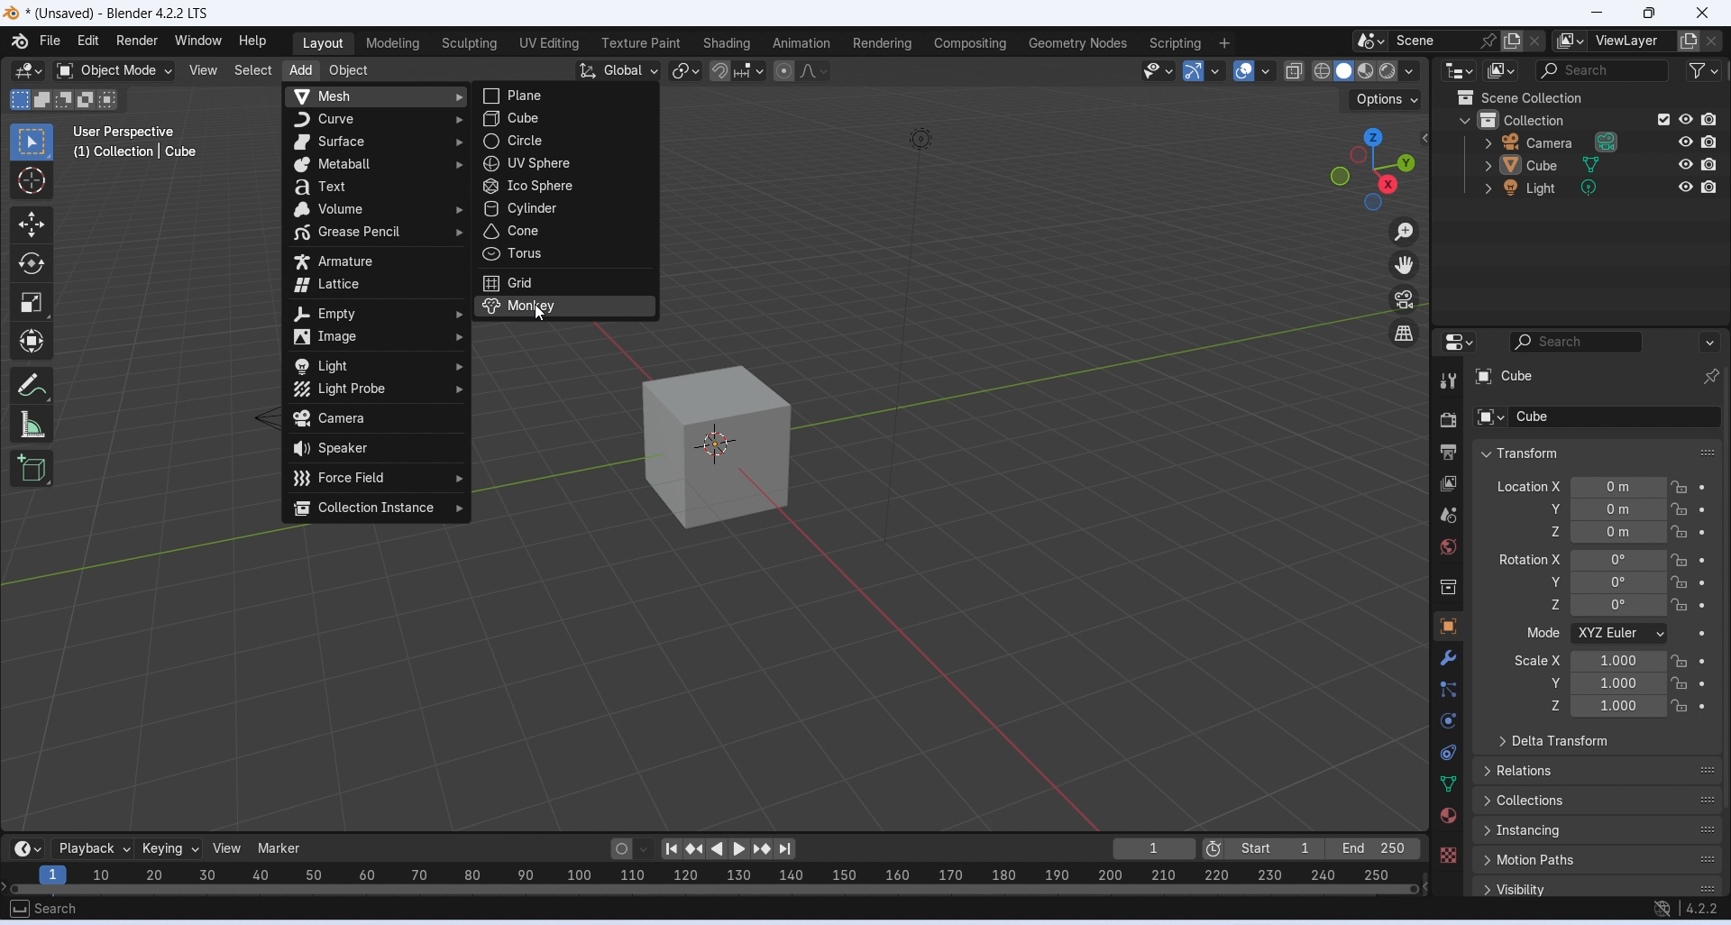 The width and height of the screenshot is (1731, 925). I want to click on icon, so click(1464, 97).